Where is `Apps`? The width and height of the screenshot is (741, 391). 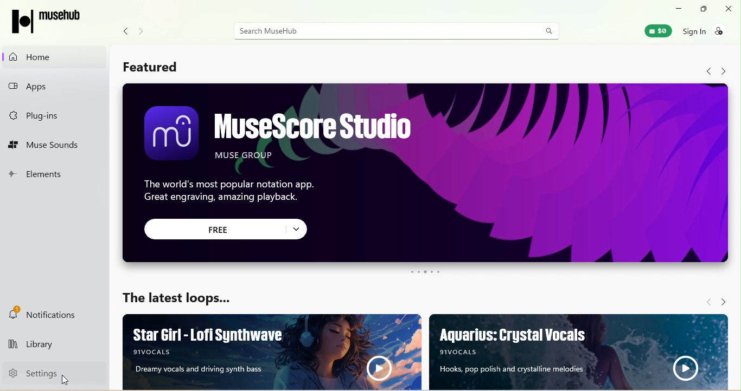 Apps is located at coordinates (43, 84).